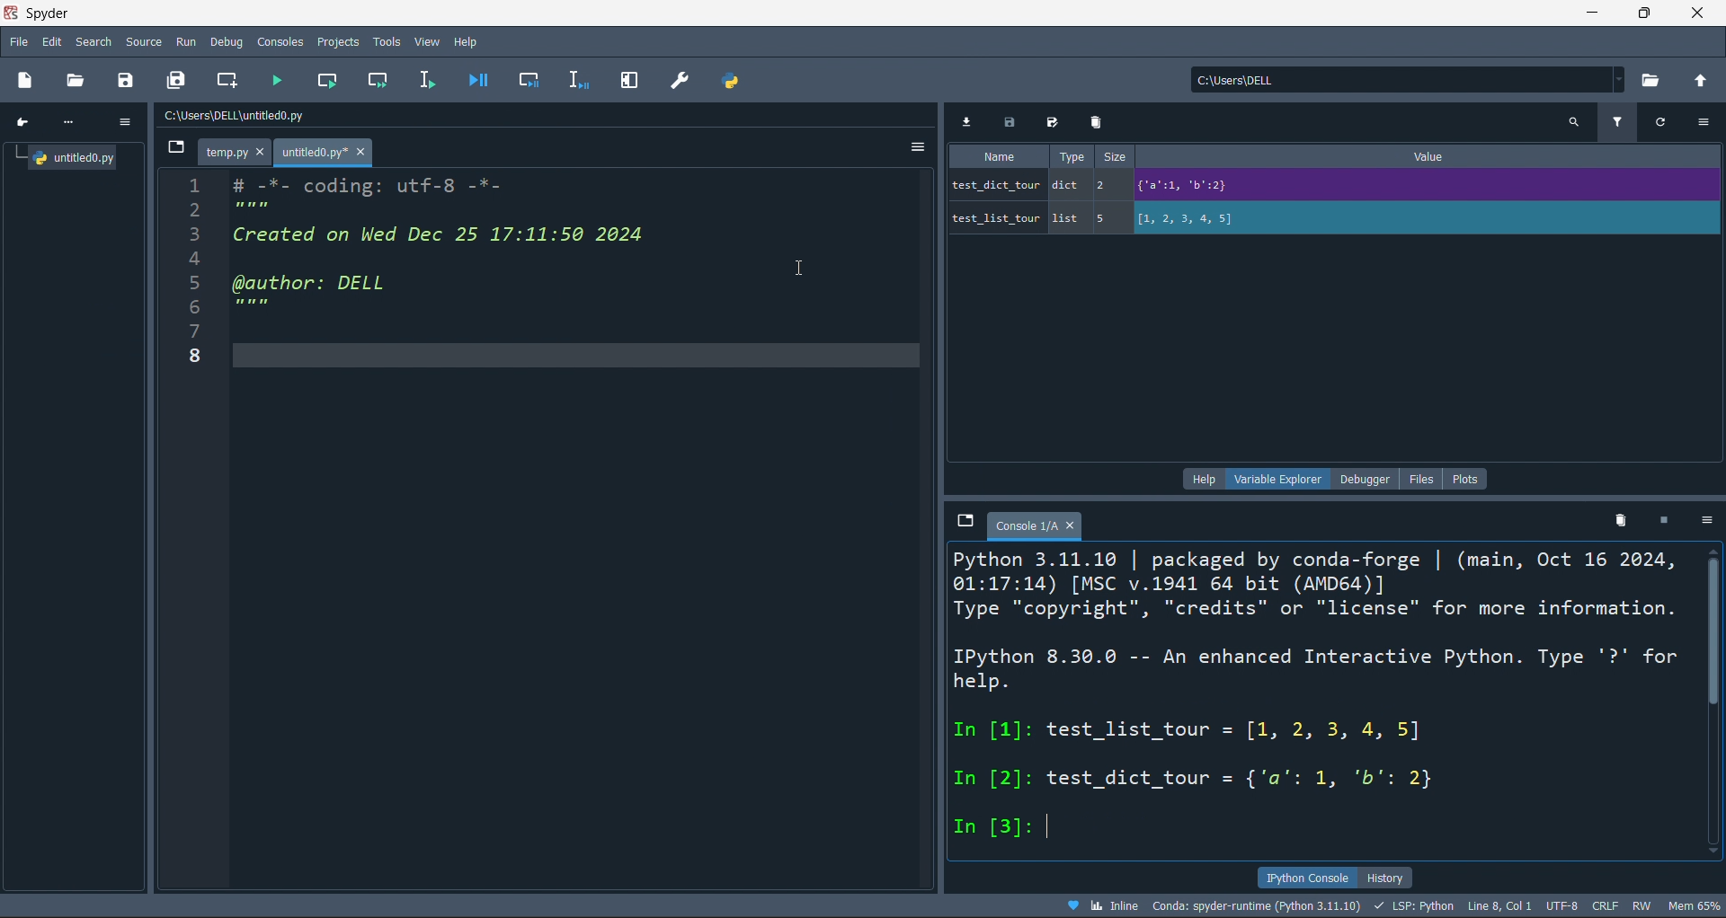  Describe the element at coordinates (1393, 878) in the screenshot. I see `history` at that location.